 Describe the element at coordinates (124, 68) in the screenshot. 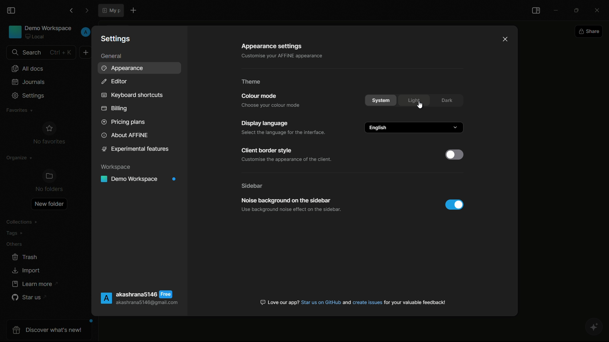

I see `appearance` at that location.